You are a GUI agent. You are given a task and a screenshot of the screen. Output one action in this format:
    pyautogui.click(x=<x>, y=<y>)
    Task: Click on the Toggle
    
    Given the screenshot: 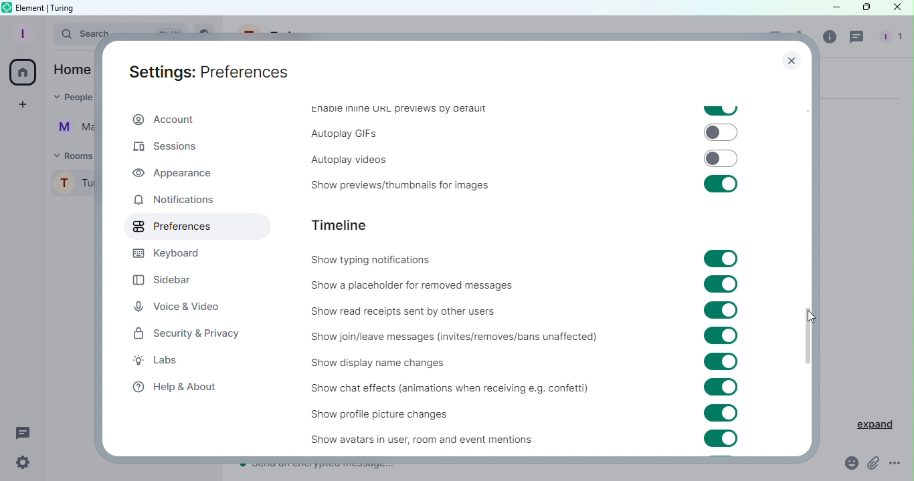 What is the action you would take?
    pyautogui.click(x=721, y=133)
    